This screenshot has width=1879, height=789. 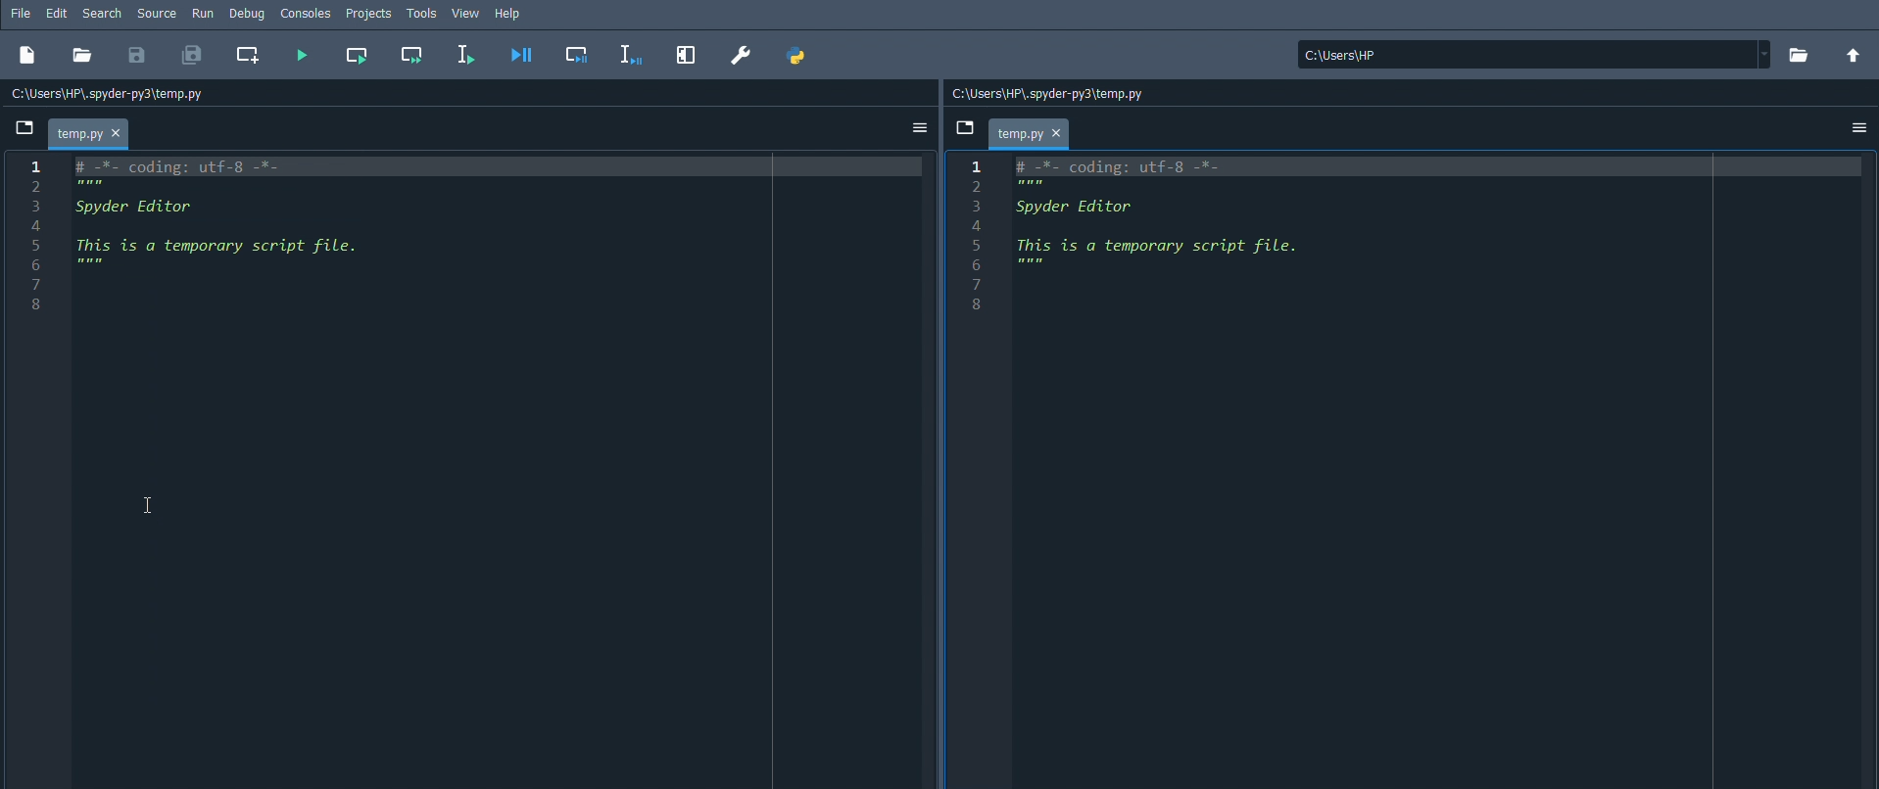 What do you see at coordinates (509, 14) in the screenshot?
I see `Help` at bounding box center [509, 14].